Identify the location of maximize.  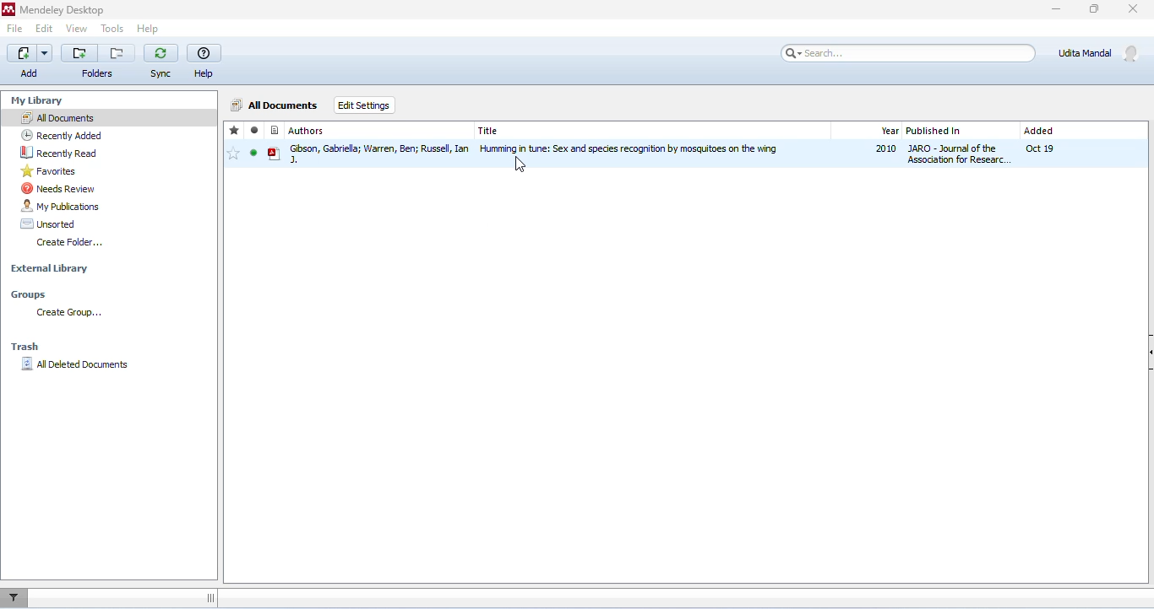
(1092, 9).